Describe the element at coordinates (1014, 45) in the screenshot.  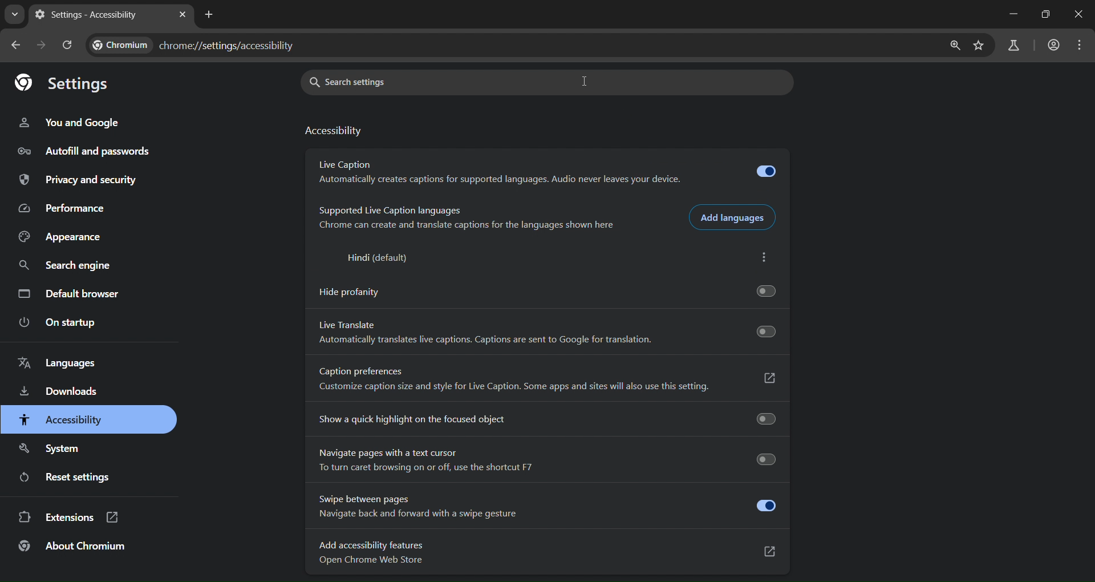
I see `earch labs` at that location.